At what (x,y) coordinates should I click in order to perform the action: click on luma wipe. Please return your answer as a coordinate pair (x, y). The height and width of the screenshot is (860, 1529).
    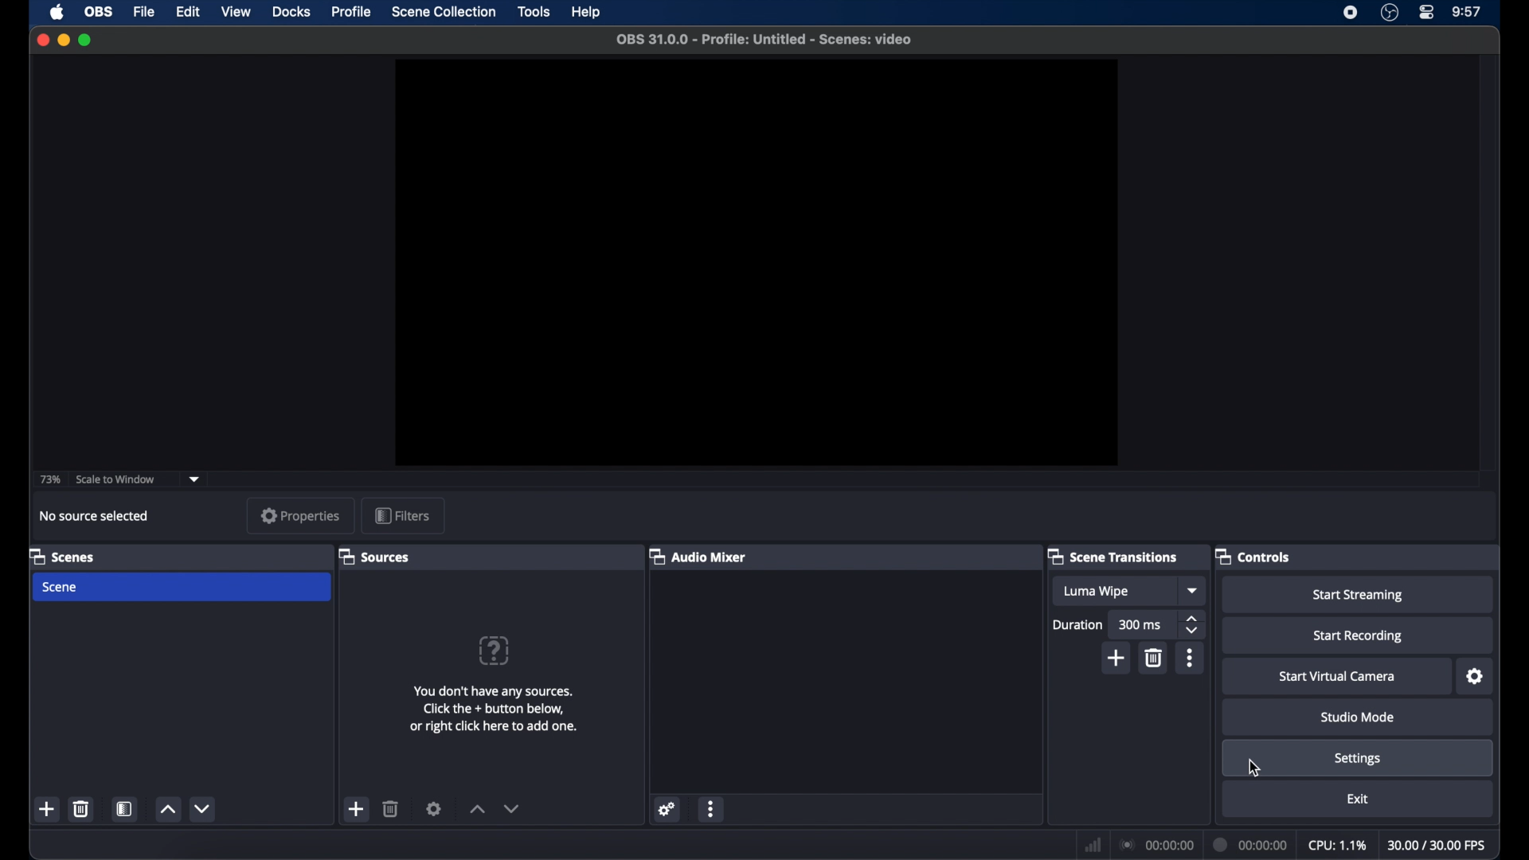
    Looking at the image, I should click on (1095, 591).